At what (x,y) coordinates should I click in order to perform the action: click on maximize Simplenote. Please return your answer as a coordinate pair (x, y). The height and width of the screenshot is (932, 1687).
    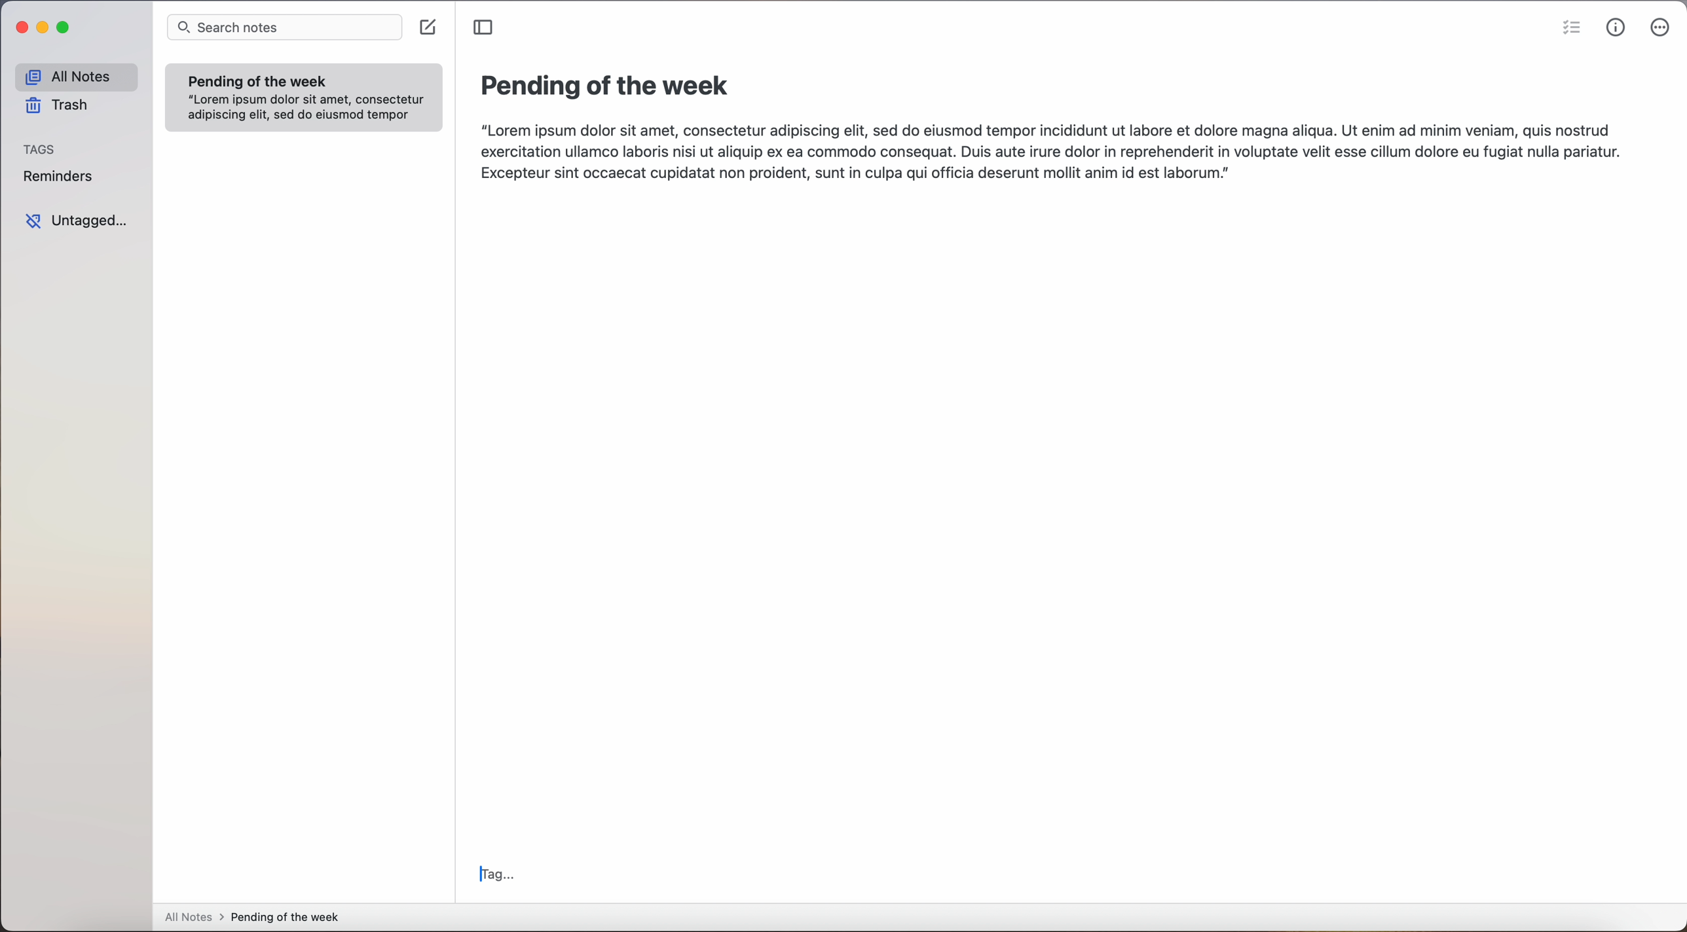
    Looking at the image, I should click on (67, 27).